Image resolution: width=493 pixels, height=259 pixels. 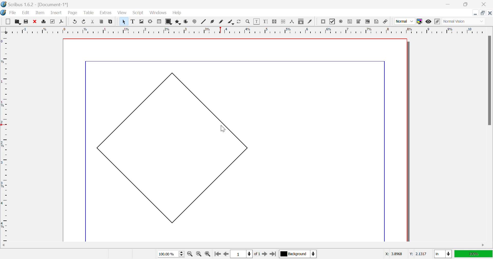 I want to click on Link text frames, so click(x=274, y=22).